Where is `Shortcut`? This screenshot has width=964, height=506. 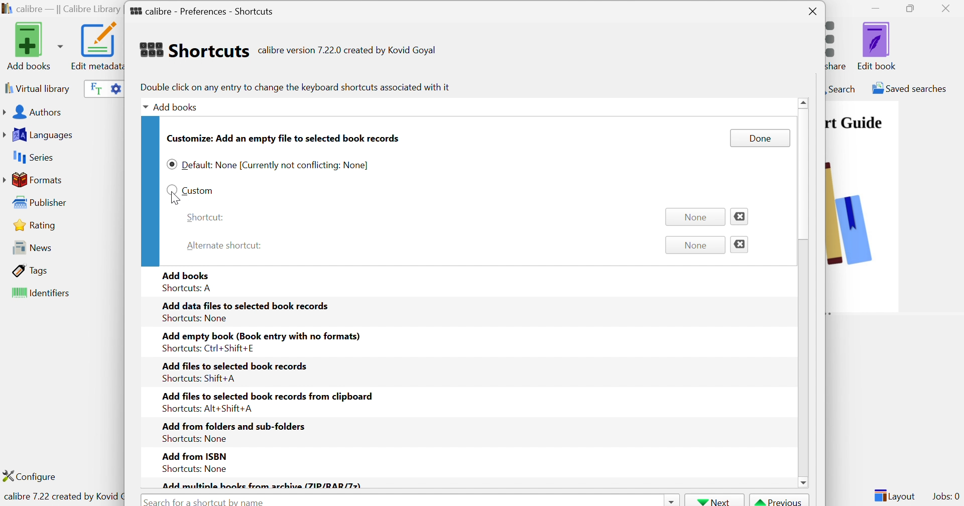 Shortcut is located at coordinates (205, 217).